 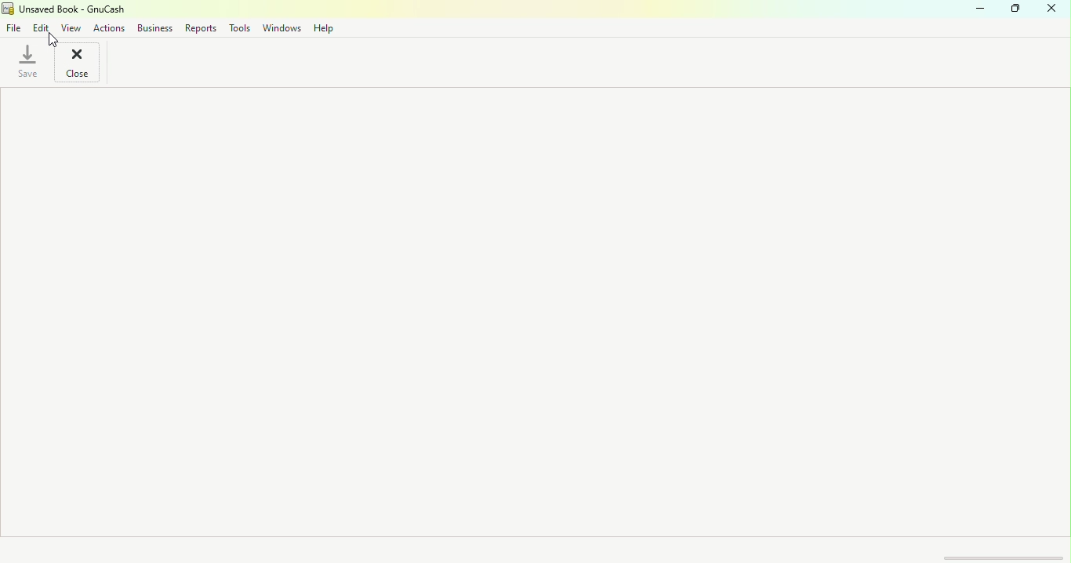 What do you see at coordinates (107, 27) in the screenshot?
I see `Actions` at bounding box center [107, 27].